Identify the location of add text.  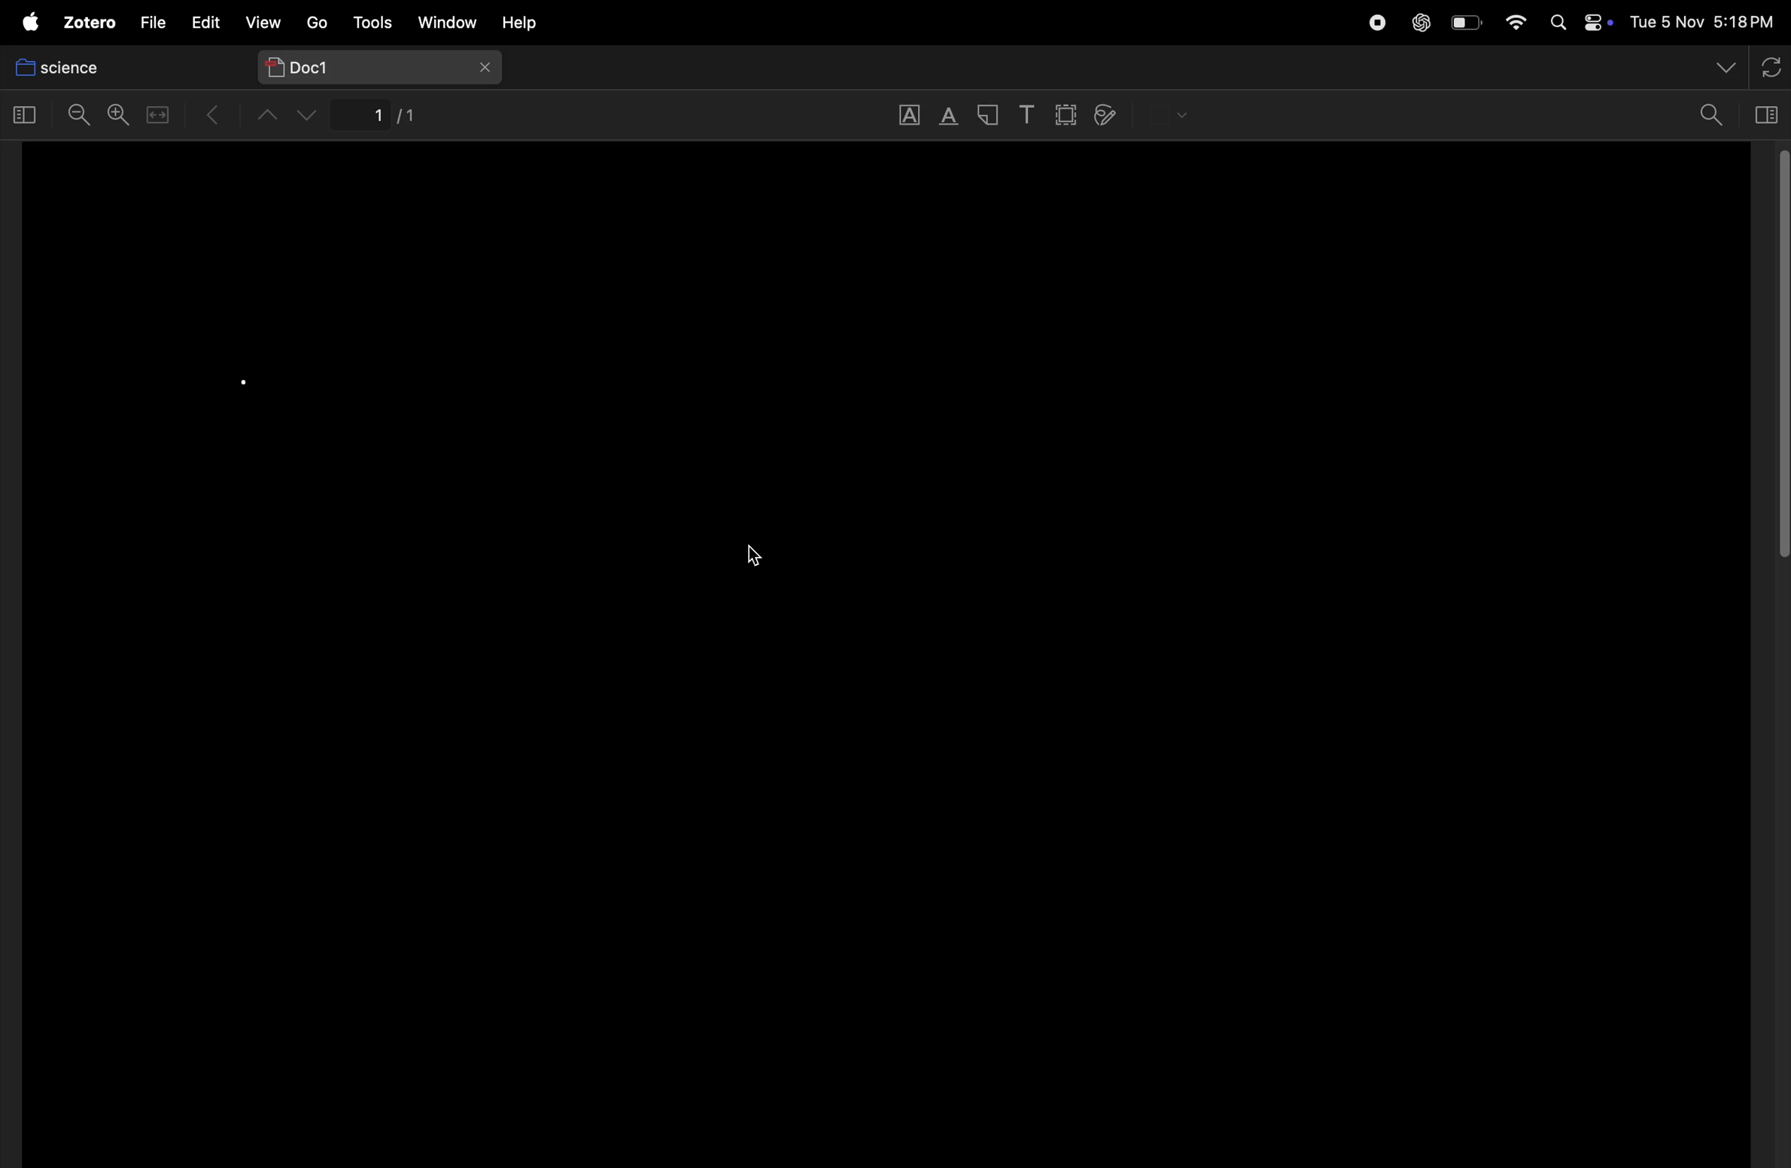
(1027, 116).